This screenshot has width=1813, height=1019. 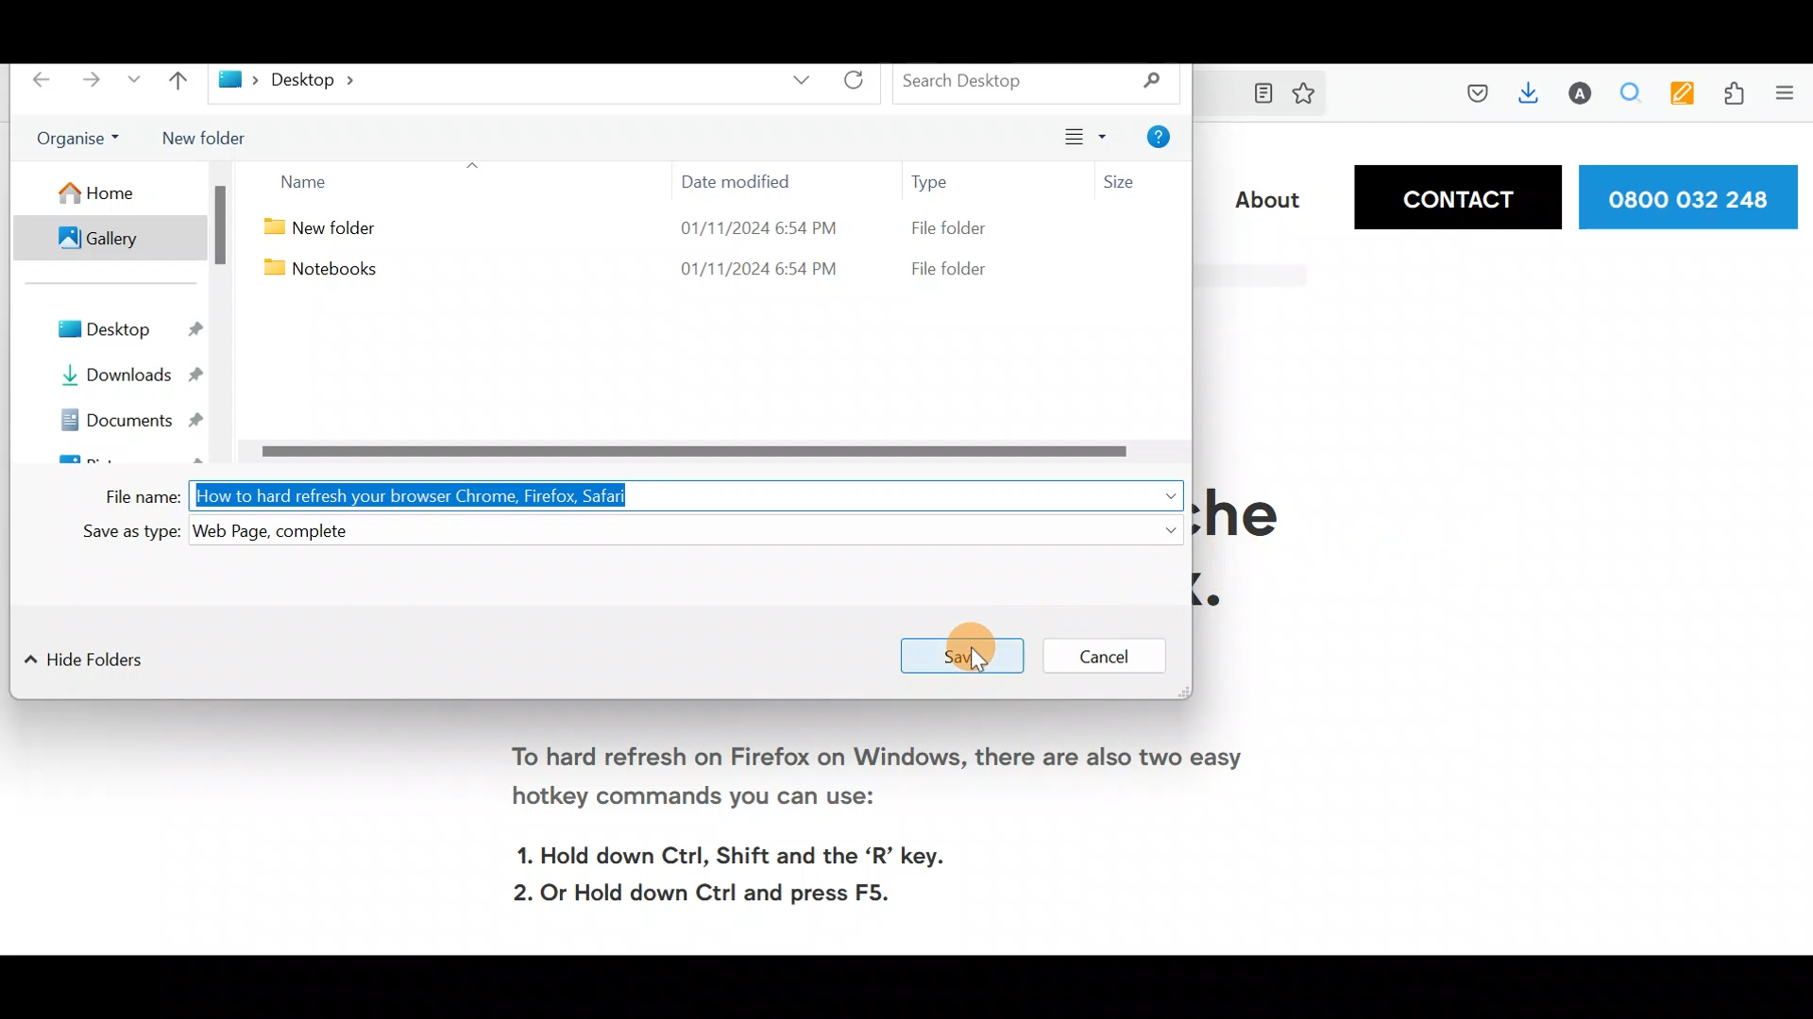 I want to click on Get help, so click(x=1164, y=139).